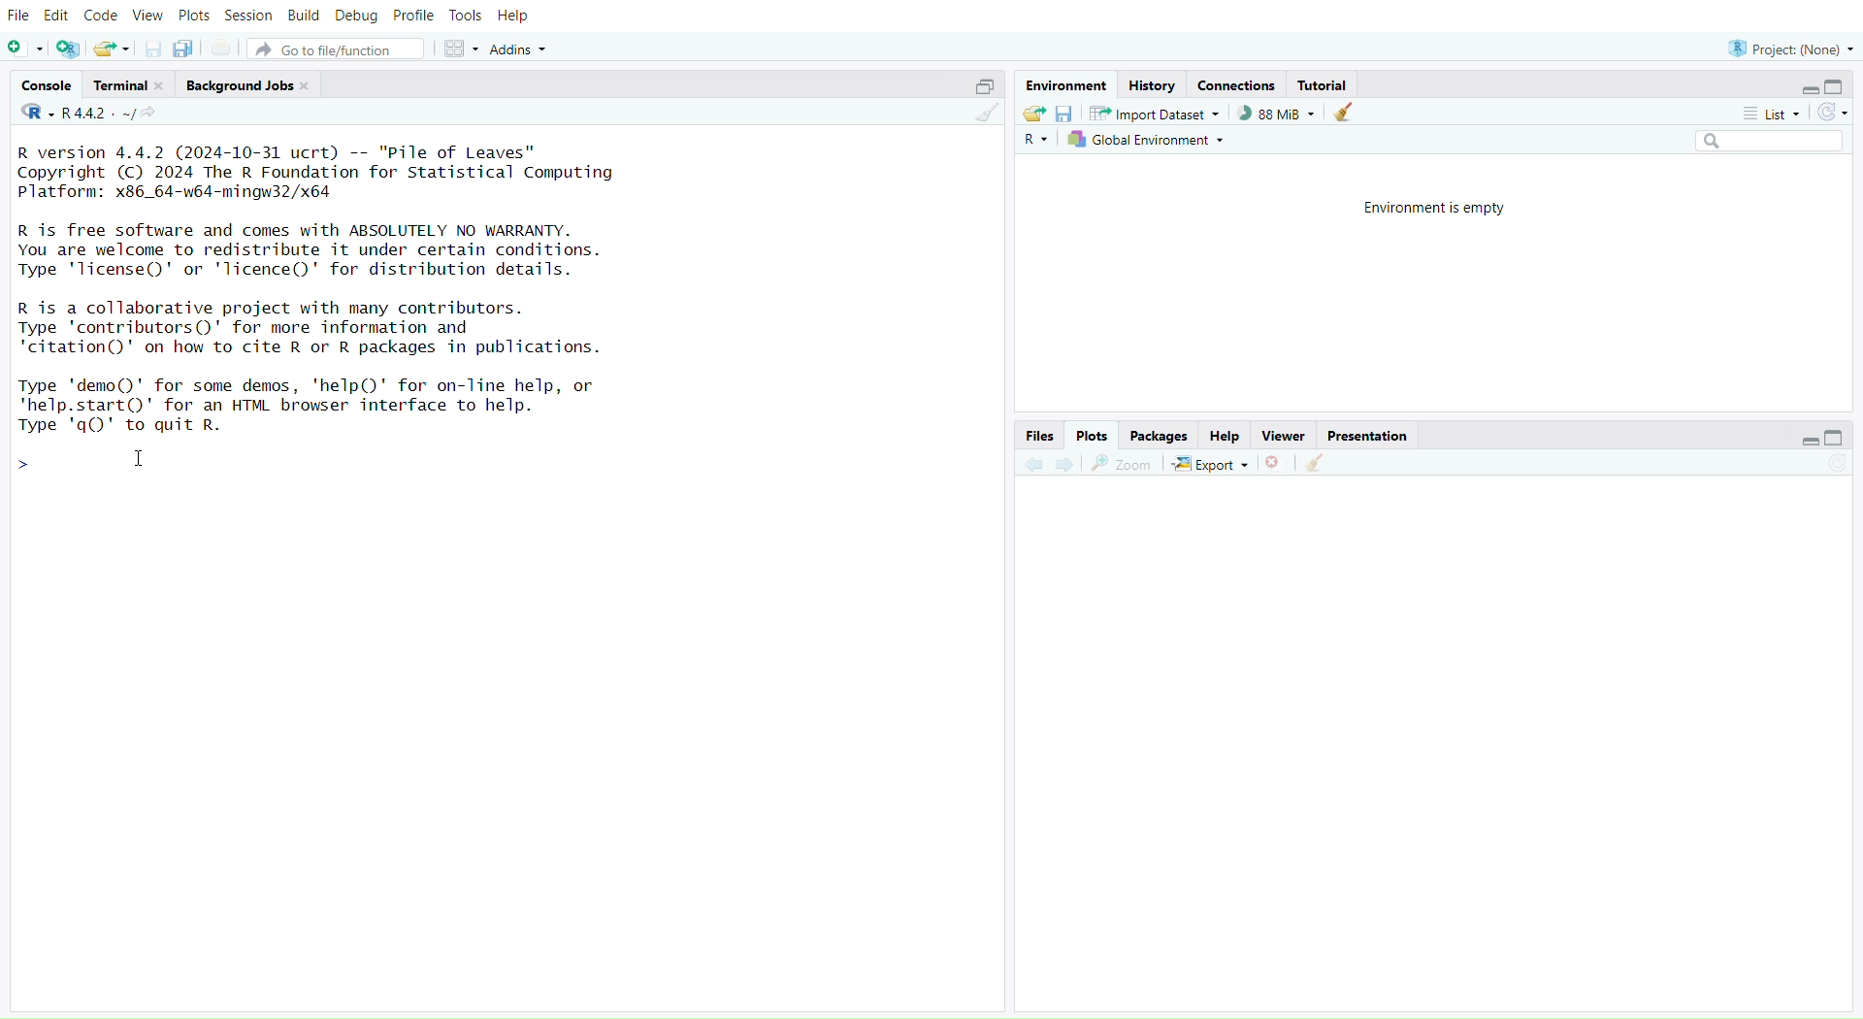  What do you see at coordinates (1366, 435) in the screenshot?
I see `presentation` at bounding box center [1366, 435].